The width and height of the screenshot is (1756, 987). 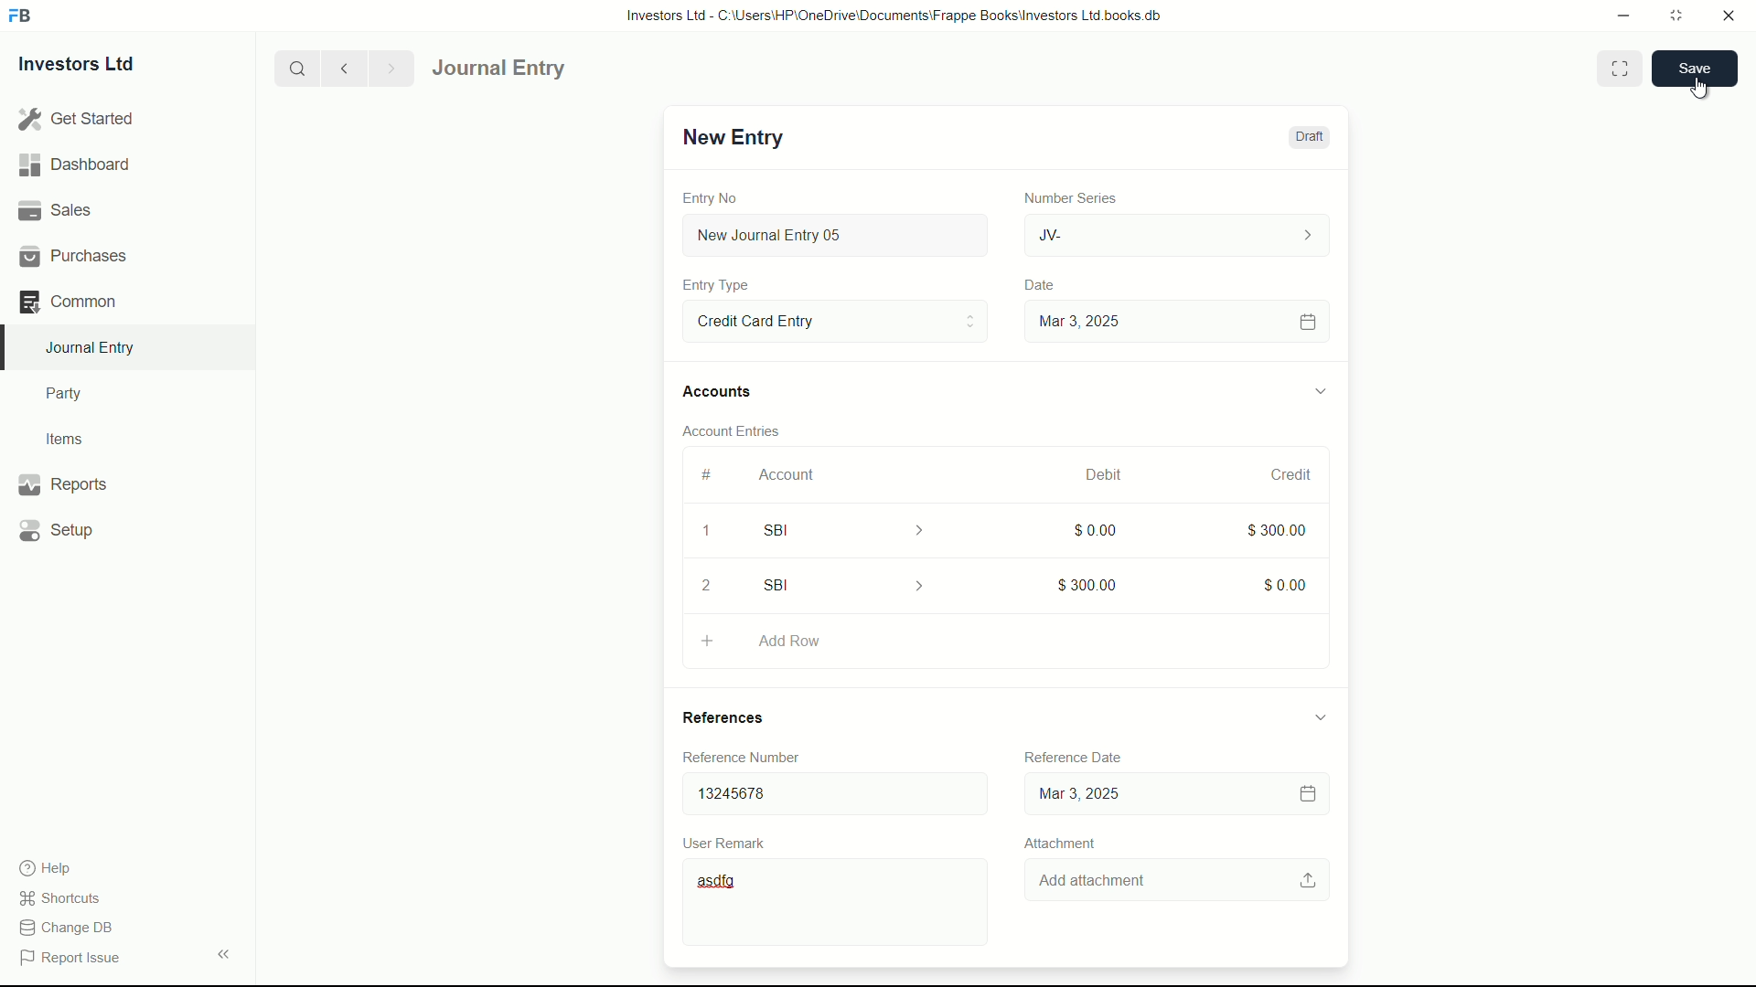 I want to click on save, so click(x=1696, y=69).